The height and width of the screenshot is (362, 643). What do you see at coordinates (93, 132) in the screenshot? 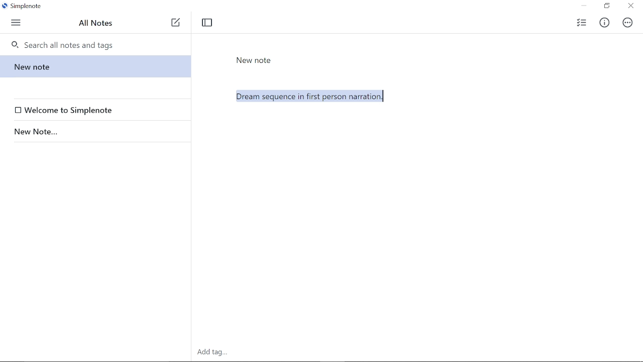
I see `New Note...` at bounding box center [93, 132].